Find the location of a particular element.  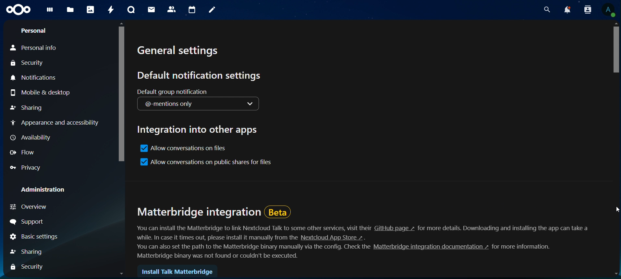

talk is located at coordinates (131, 10).